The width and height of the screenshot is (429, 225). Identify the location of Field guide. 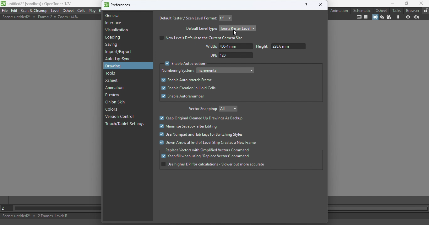
(366, 17).